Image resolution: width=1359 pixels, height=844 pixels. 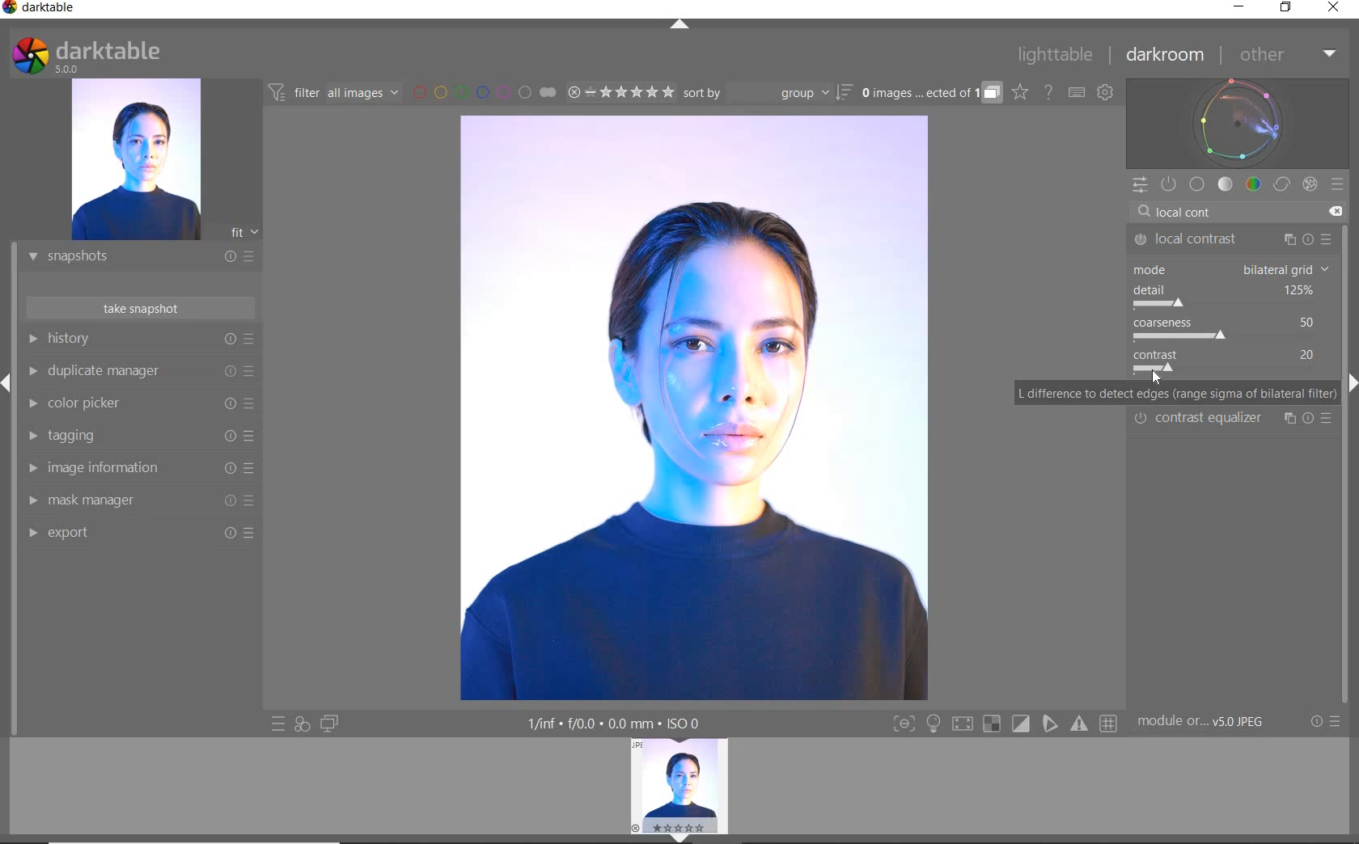 What do you see at coordinates (139, 371) in the screenshot?
I see `DUPLICATE MANAGER` at bounding box center [139, 371].